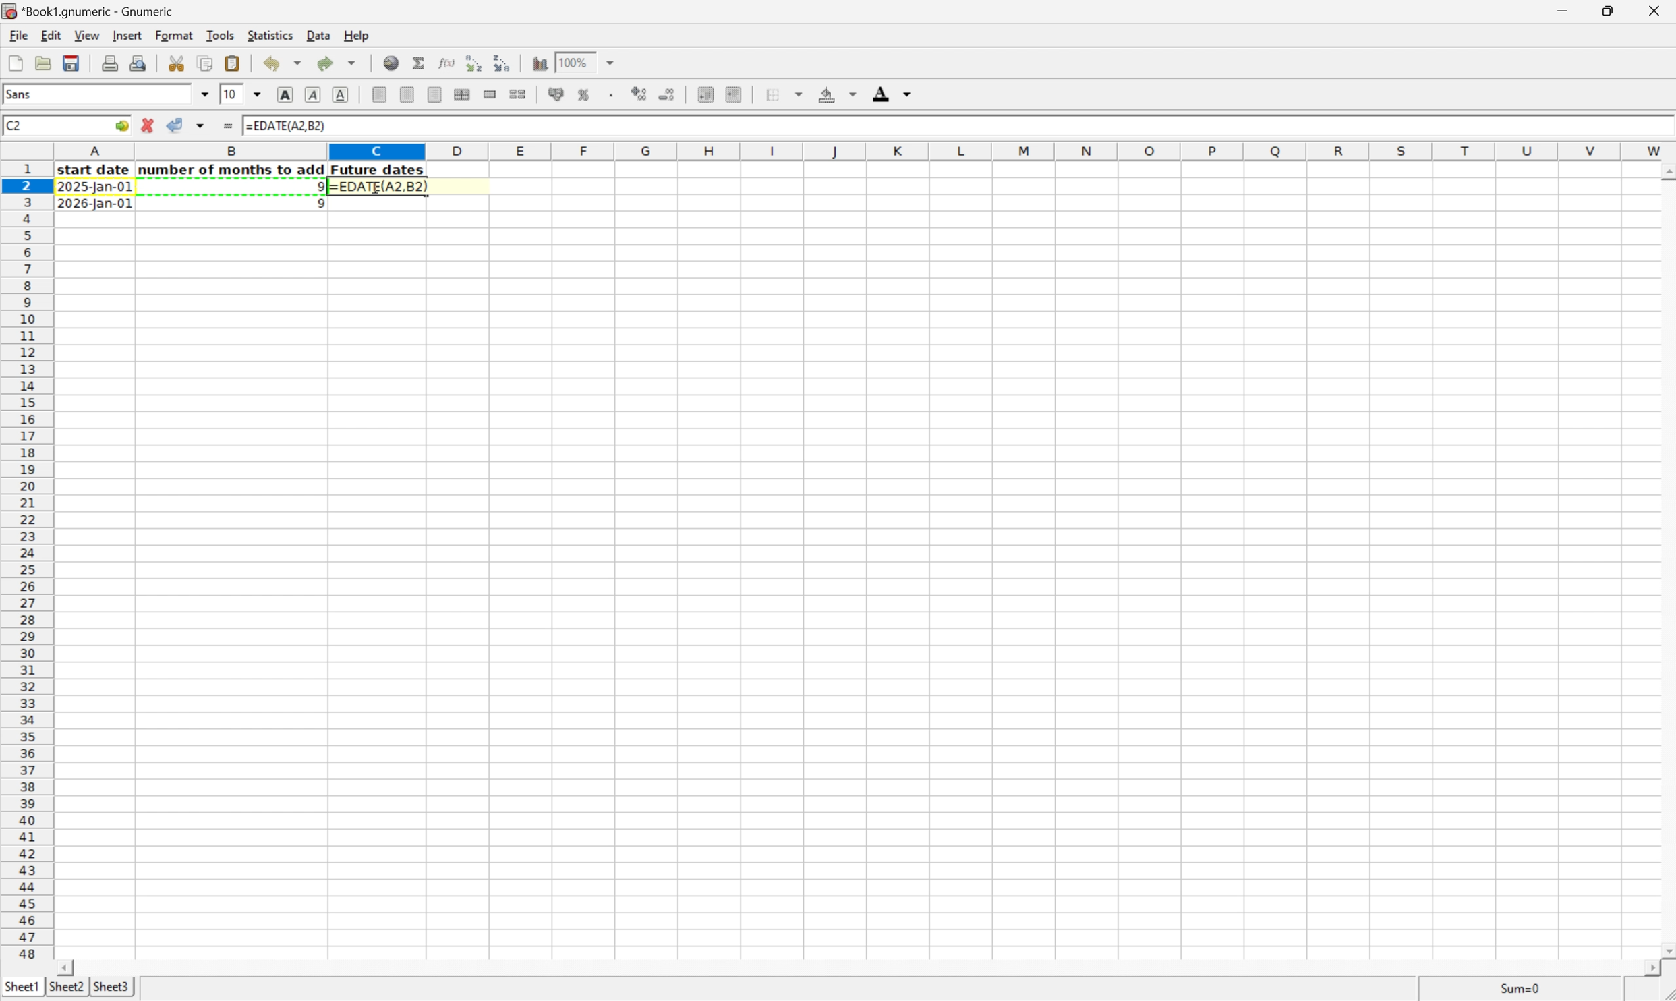 The image size is (1676, 1001). What do you see at coordinates (1648, 968) in the screenshot?
I see `Scroll Right` at bounding box center [1648, 968].